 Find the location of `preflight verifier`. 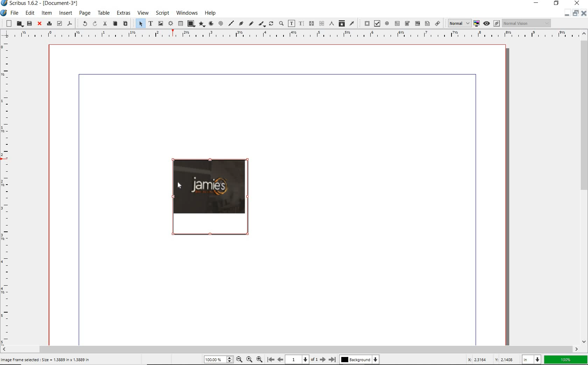

preflight verifier is located at coordinates (59, 23).